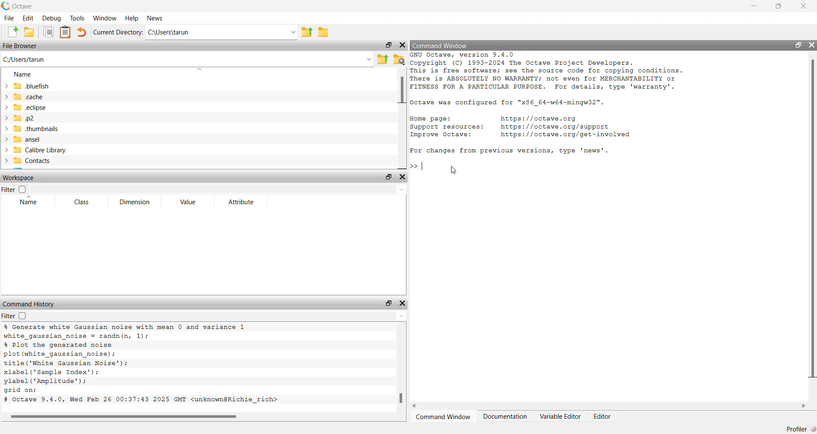  I want to click on File Browser, so click(24, 45).